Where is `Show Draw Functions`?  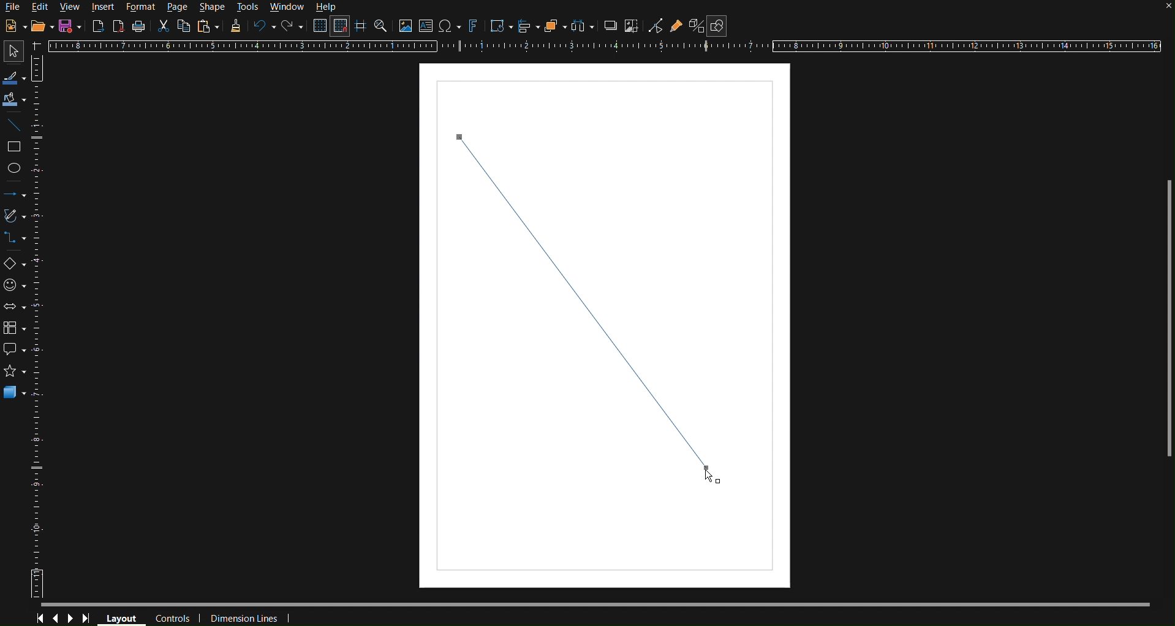
Show Draw Functions is located at coordinates (717, 26).